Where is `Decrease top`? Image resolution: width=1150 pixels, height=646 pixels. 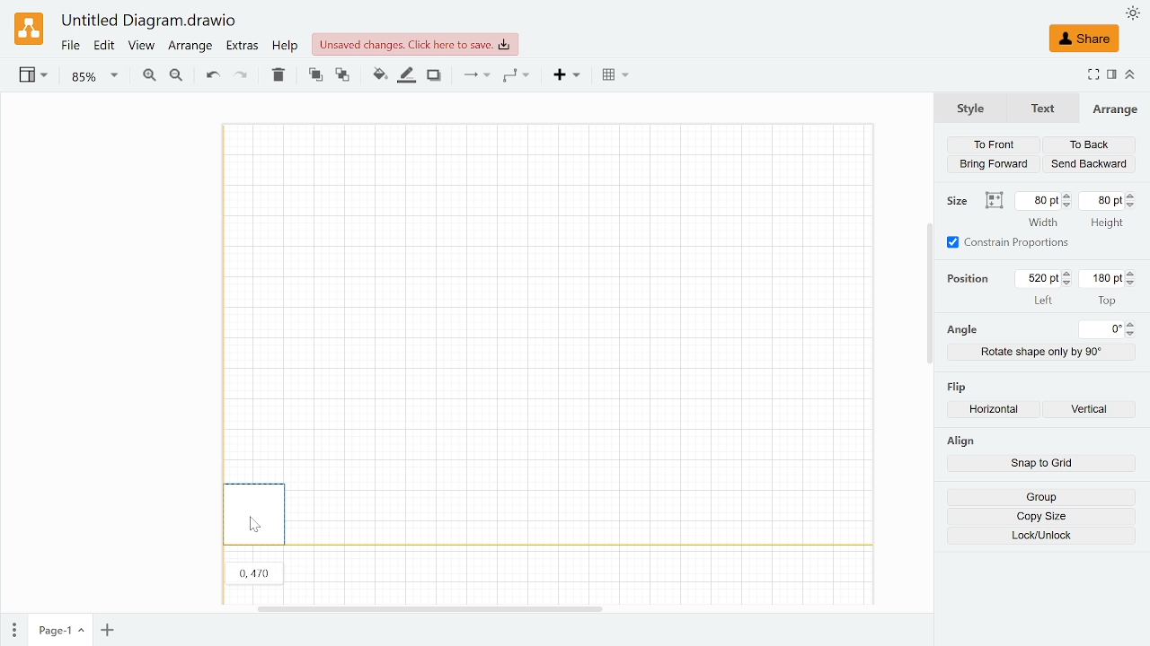
Decrease top is located at coordinates (1133, 284).